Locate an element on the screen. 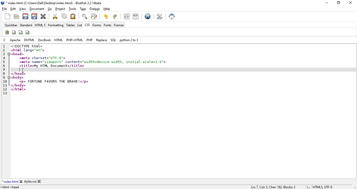  html is located at coordinates (59, 40).